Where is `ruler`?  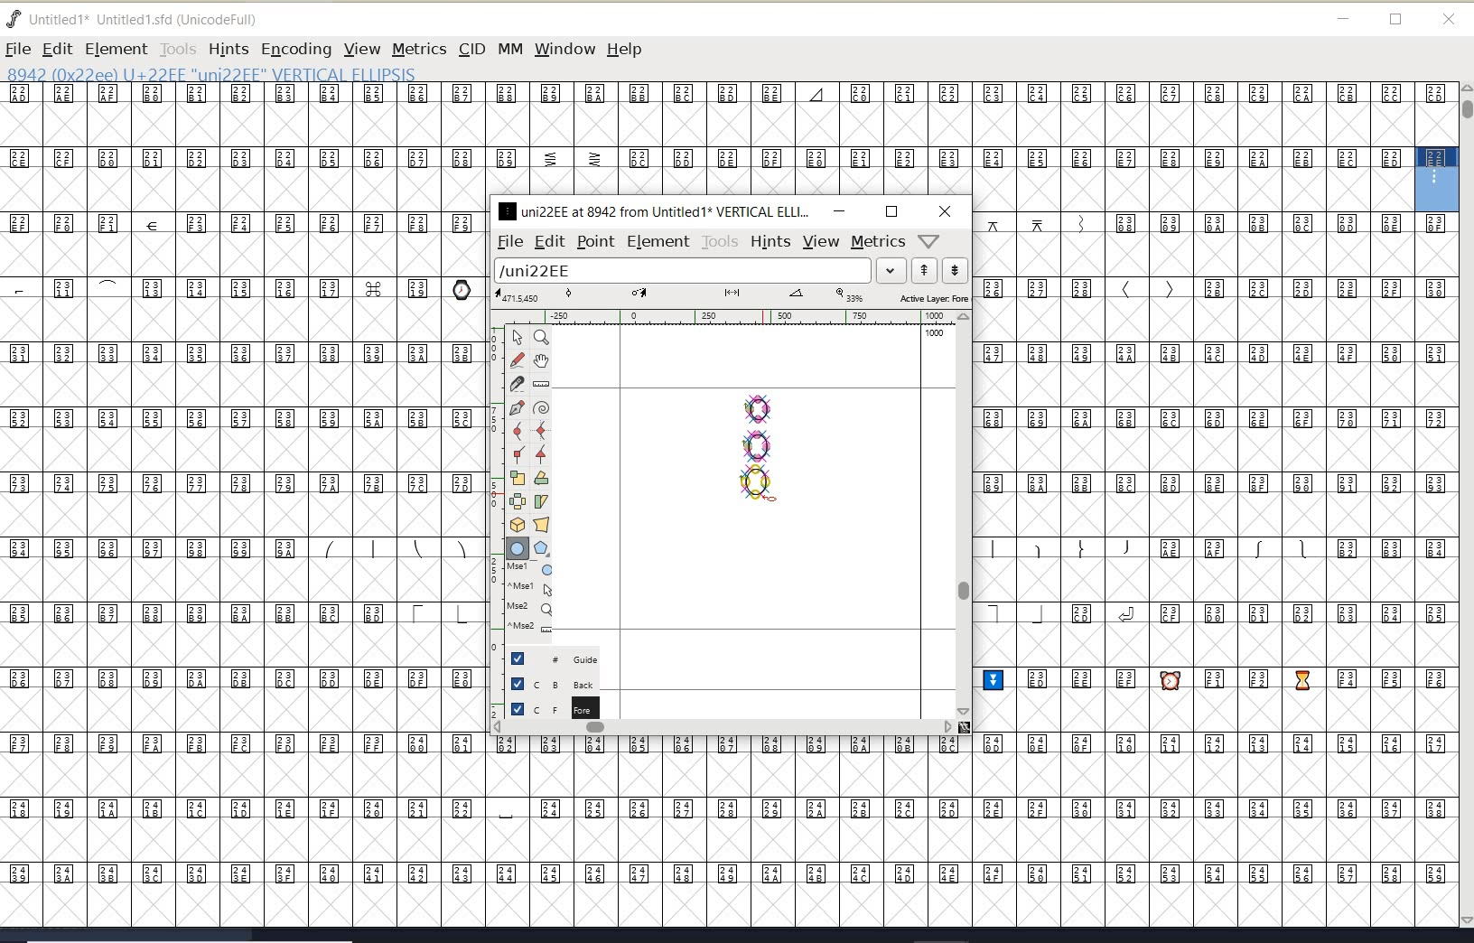 ruler is located at coordinates (724, 319).